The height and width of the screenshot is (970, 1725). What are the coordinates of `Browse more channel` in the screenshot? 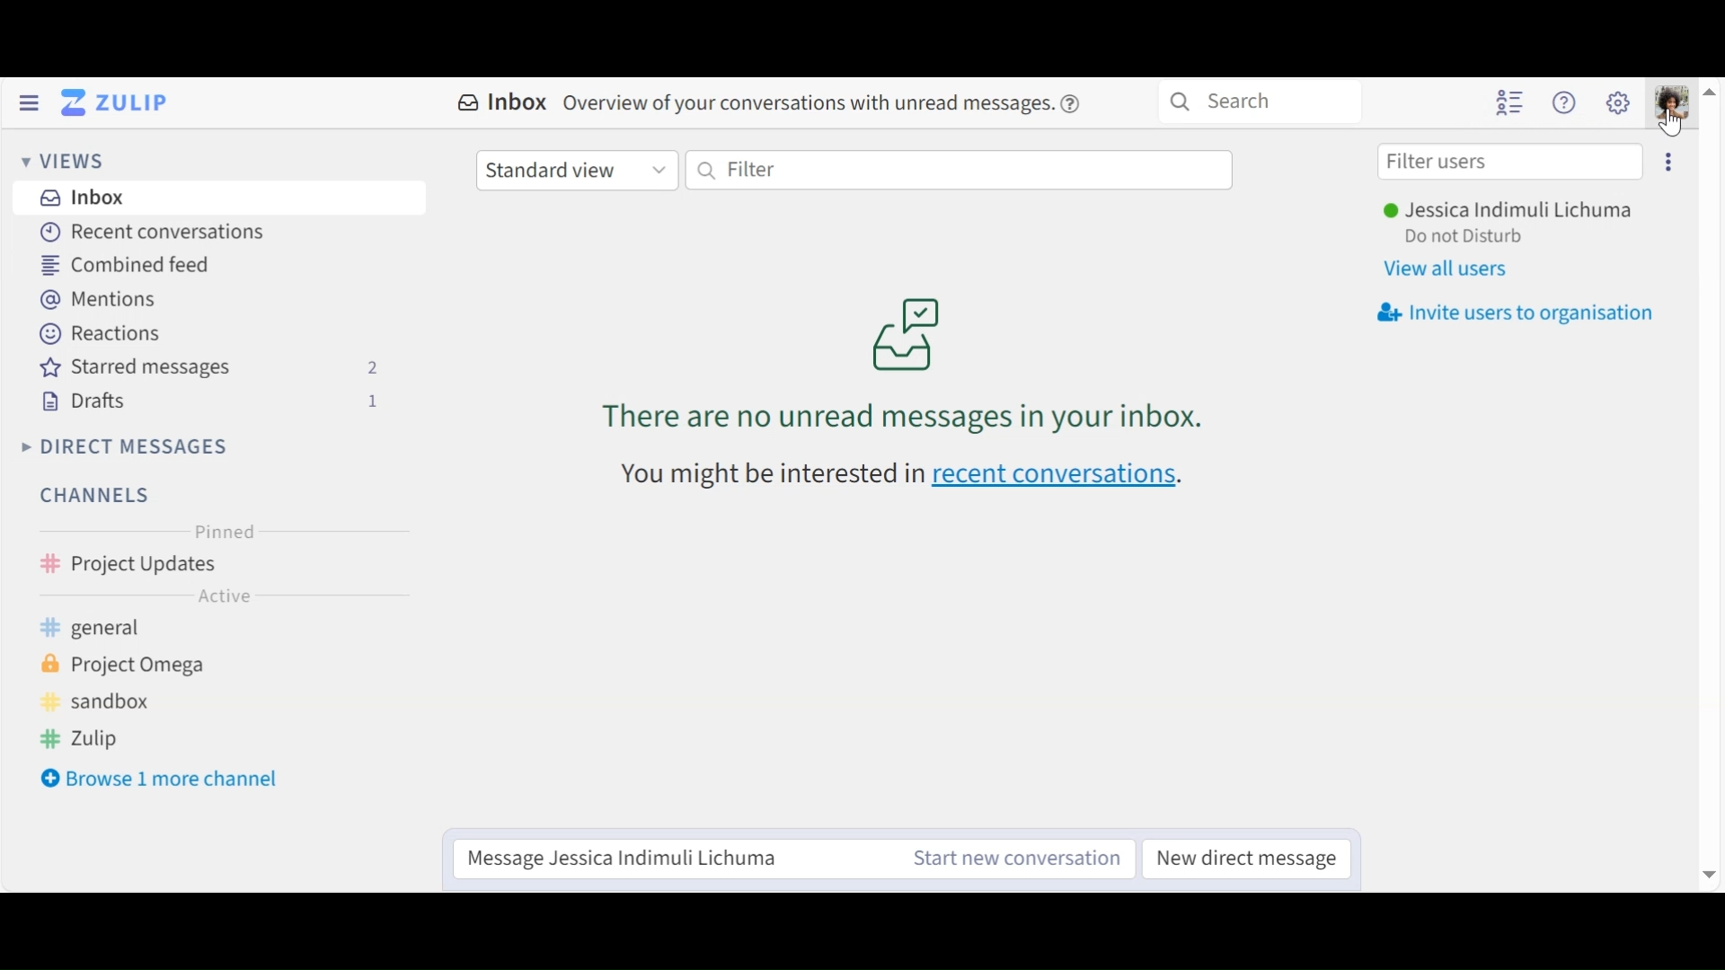 It's located at (161, 779).